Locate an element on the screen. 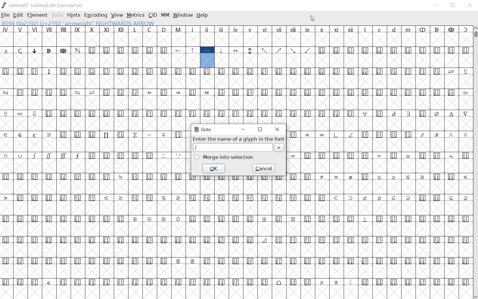 Image resolution: width=478 pixels, height=299 pixels. close is located at coordinates (277, 130).